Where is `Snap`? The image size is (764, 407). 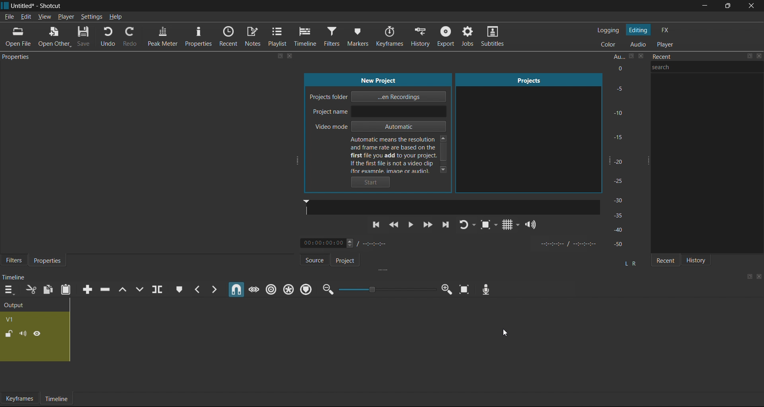 Snap is located at coordinates (235, 290).